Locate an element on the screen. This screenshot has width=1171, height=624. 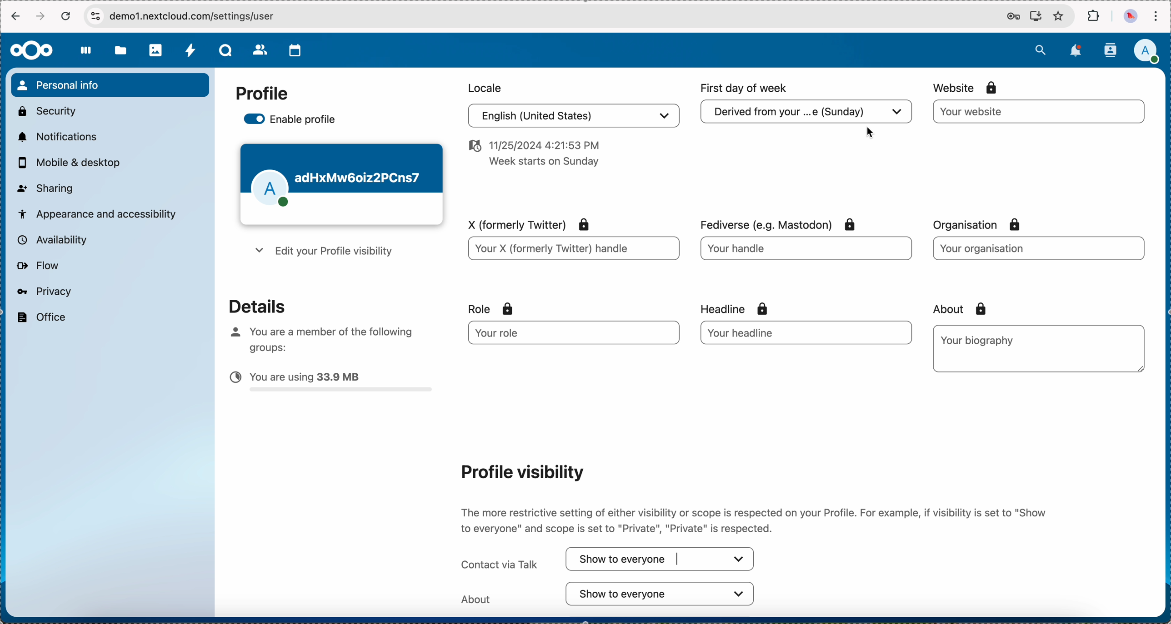
biography is located at coordinates (980, 340).